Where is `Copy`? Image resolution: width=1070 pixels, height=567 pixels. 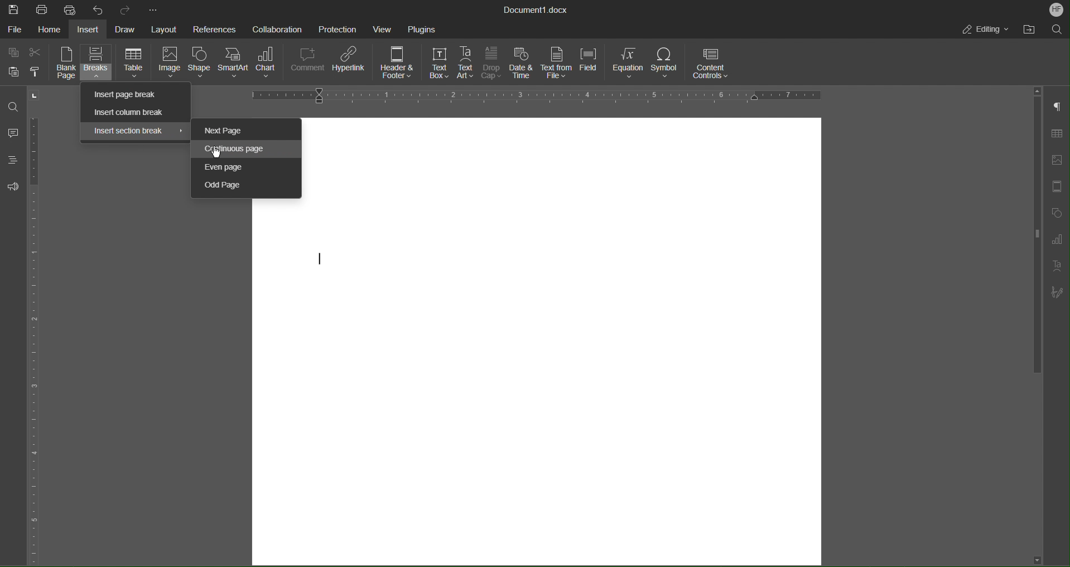
Copy is located at coordinates (13, 52).